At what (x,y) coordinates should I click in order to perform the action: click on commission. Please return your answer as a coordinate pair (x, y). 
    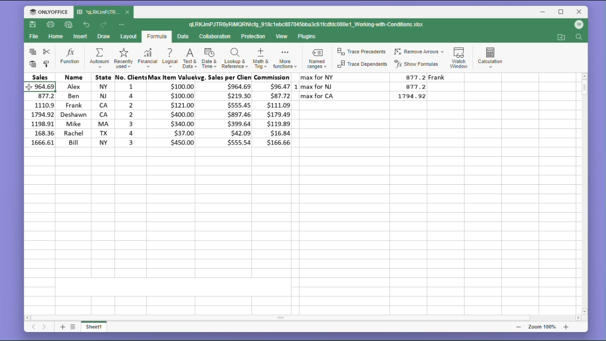
    Looking at the image, I should click on (275, 110).